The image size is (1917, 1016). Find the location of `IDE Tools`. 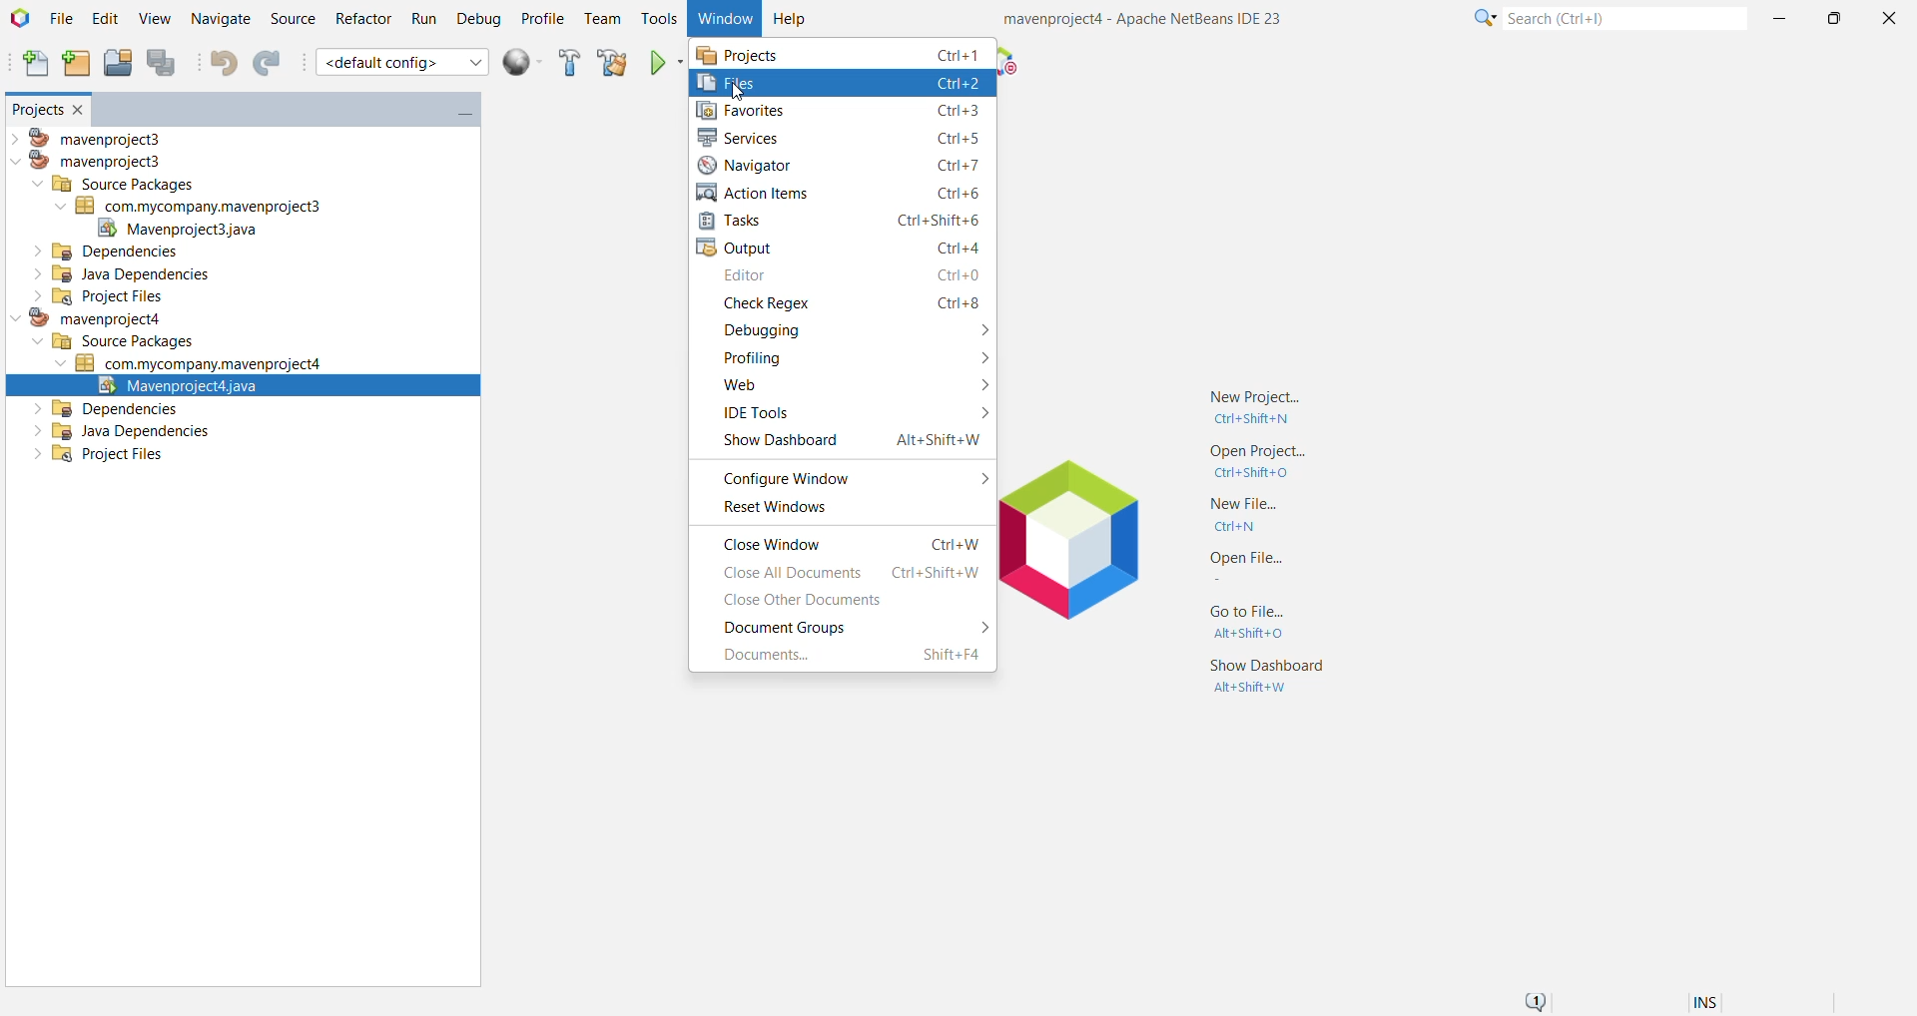

IDE Tools is located at coordinates (850, 413).